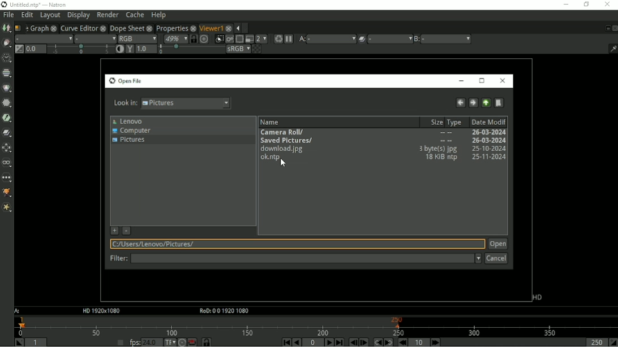 This screenshot has height=347, width=618. Describe the element at coordinates (220, 39) in the screenshot. I see `Clip portion of image` at that location.